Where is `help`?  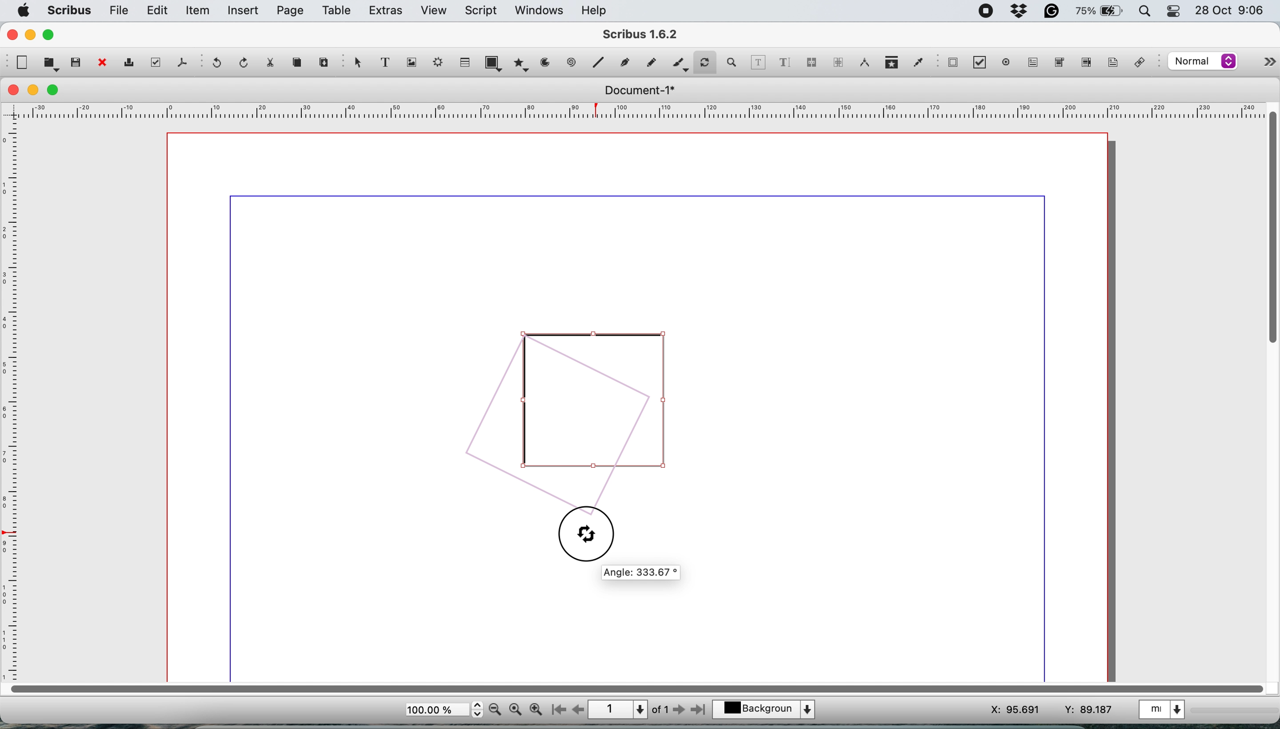
help is located at coordinates (598, 10).